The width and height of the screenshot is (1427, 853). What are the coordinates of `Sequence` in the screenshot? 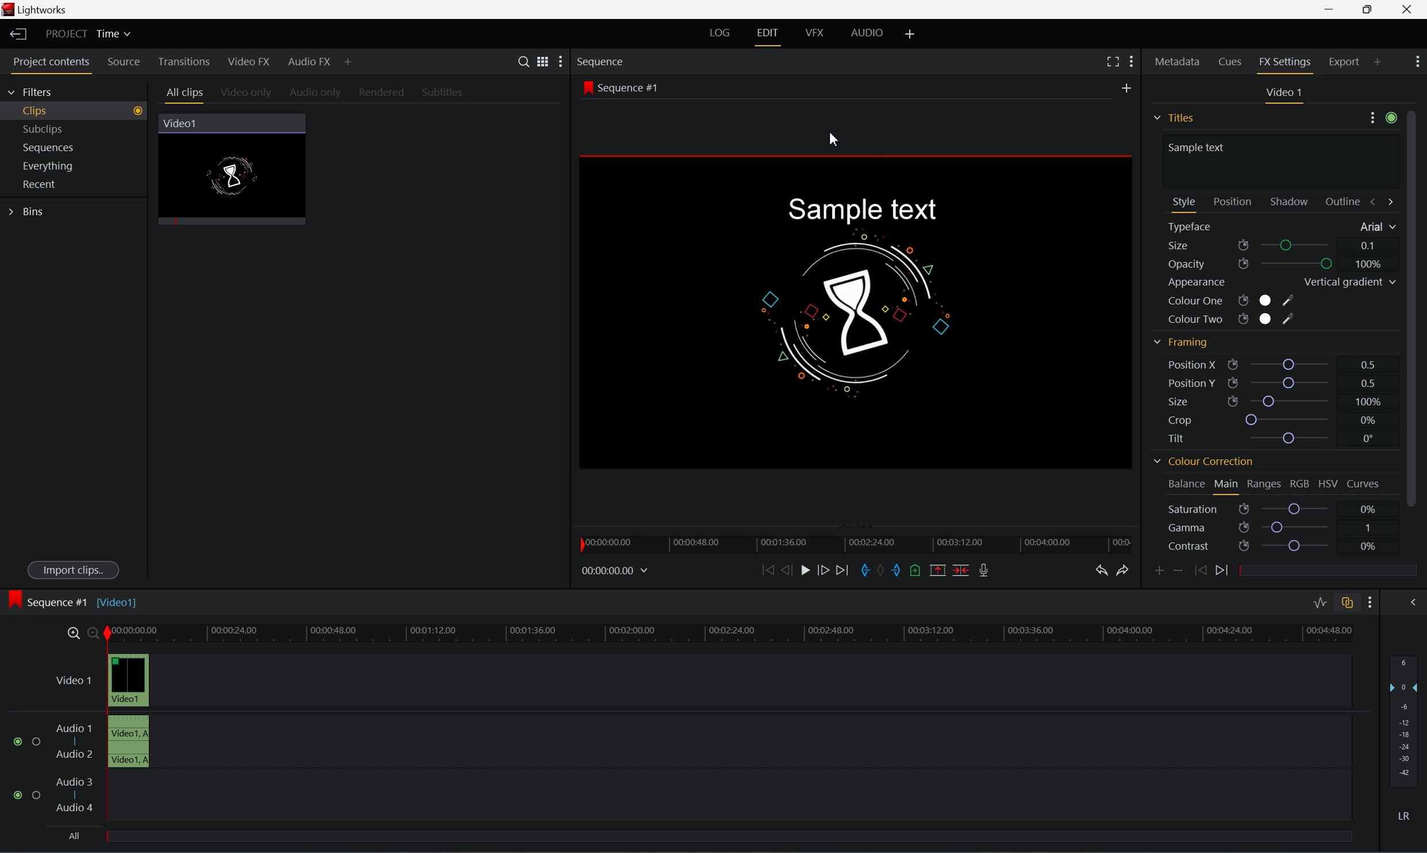 It's located at (602, 62).